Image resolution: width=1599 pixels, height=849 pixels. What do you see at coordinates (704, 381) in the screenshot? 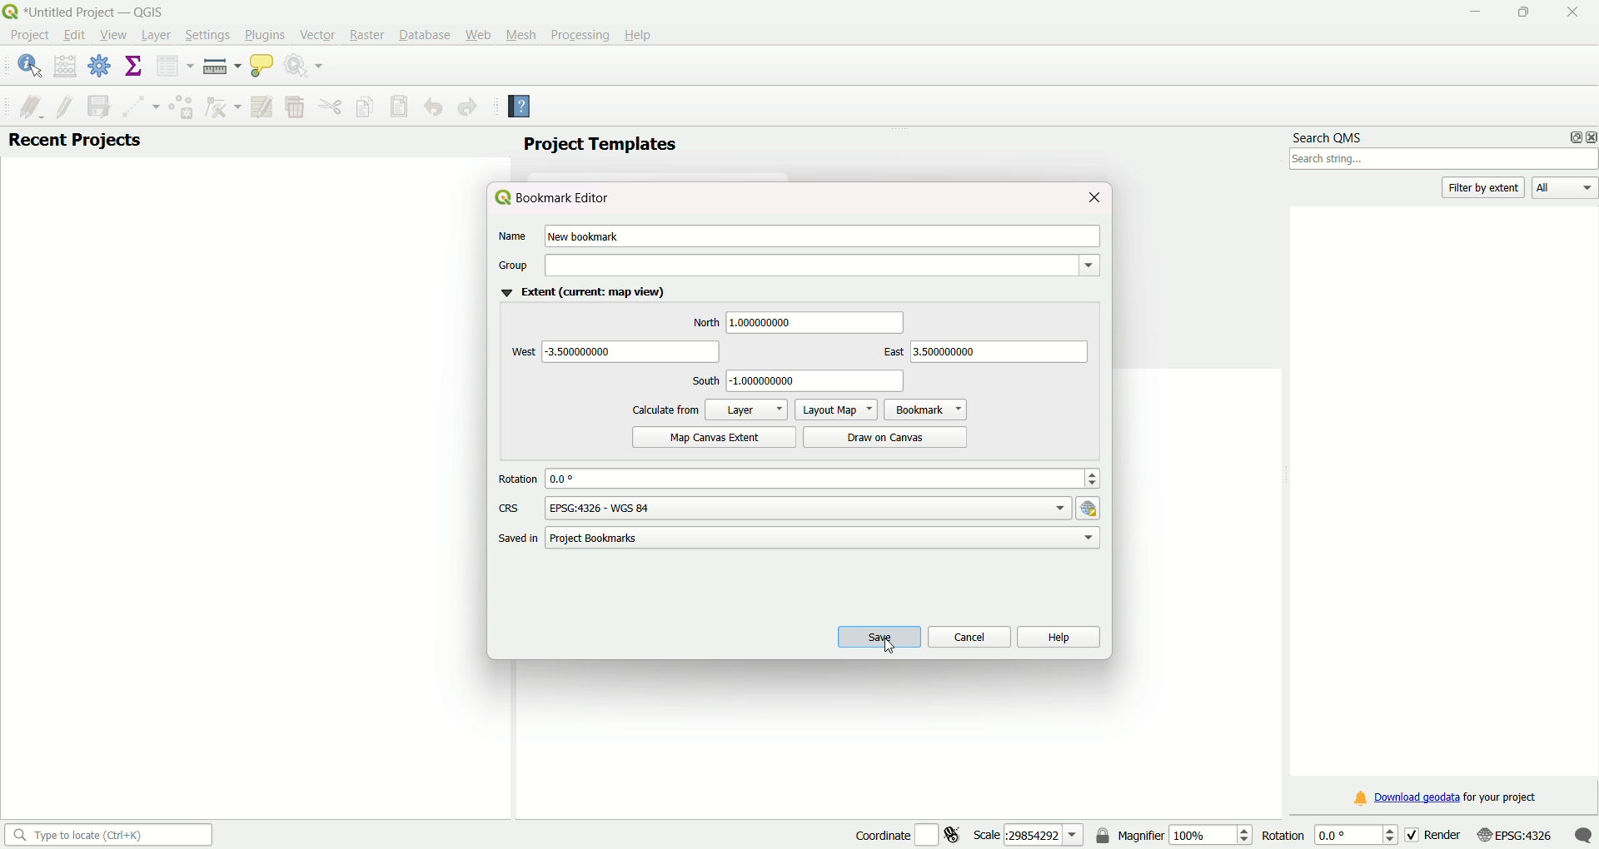
I see `south` at bounding box center [704, 381].